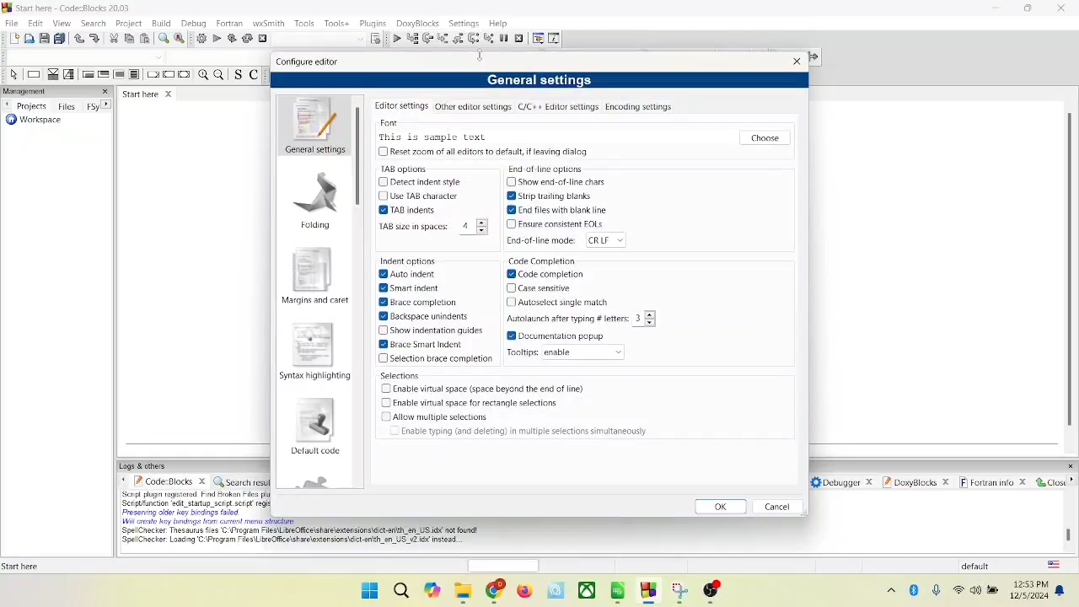 Image resolution: width=1079 pixels, height=607 pixels. Describe the element at coordinates (1030, 591) in the screenshot. I see `time and date` at that location.